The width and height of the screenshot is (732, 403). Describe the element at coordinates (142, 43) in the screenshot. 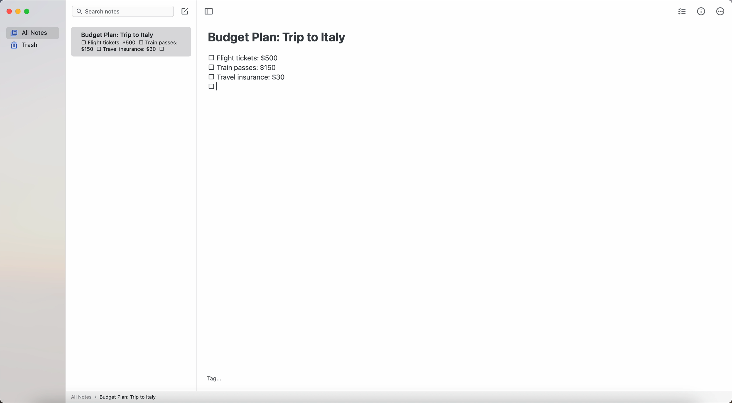

I see `checkbox` at that location.